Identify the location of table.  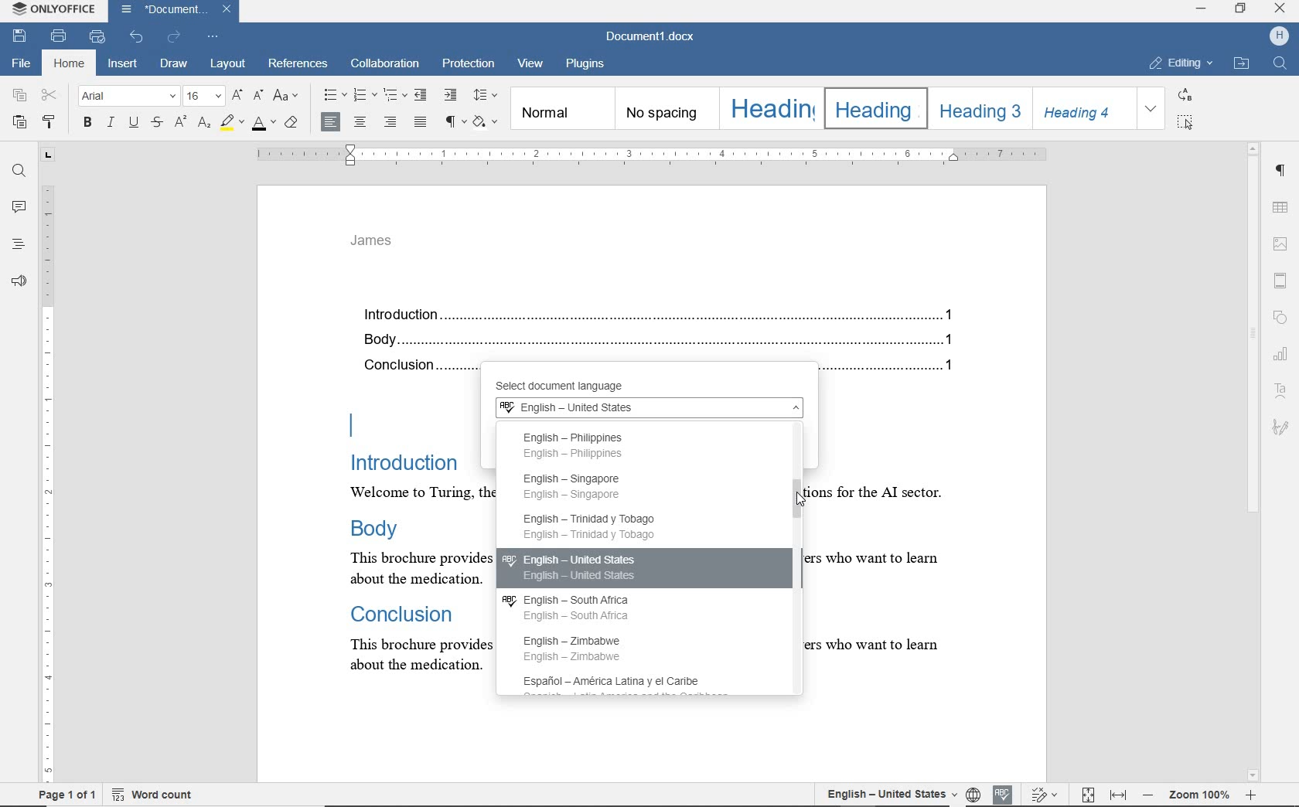
(1282, 207).